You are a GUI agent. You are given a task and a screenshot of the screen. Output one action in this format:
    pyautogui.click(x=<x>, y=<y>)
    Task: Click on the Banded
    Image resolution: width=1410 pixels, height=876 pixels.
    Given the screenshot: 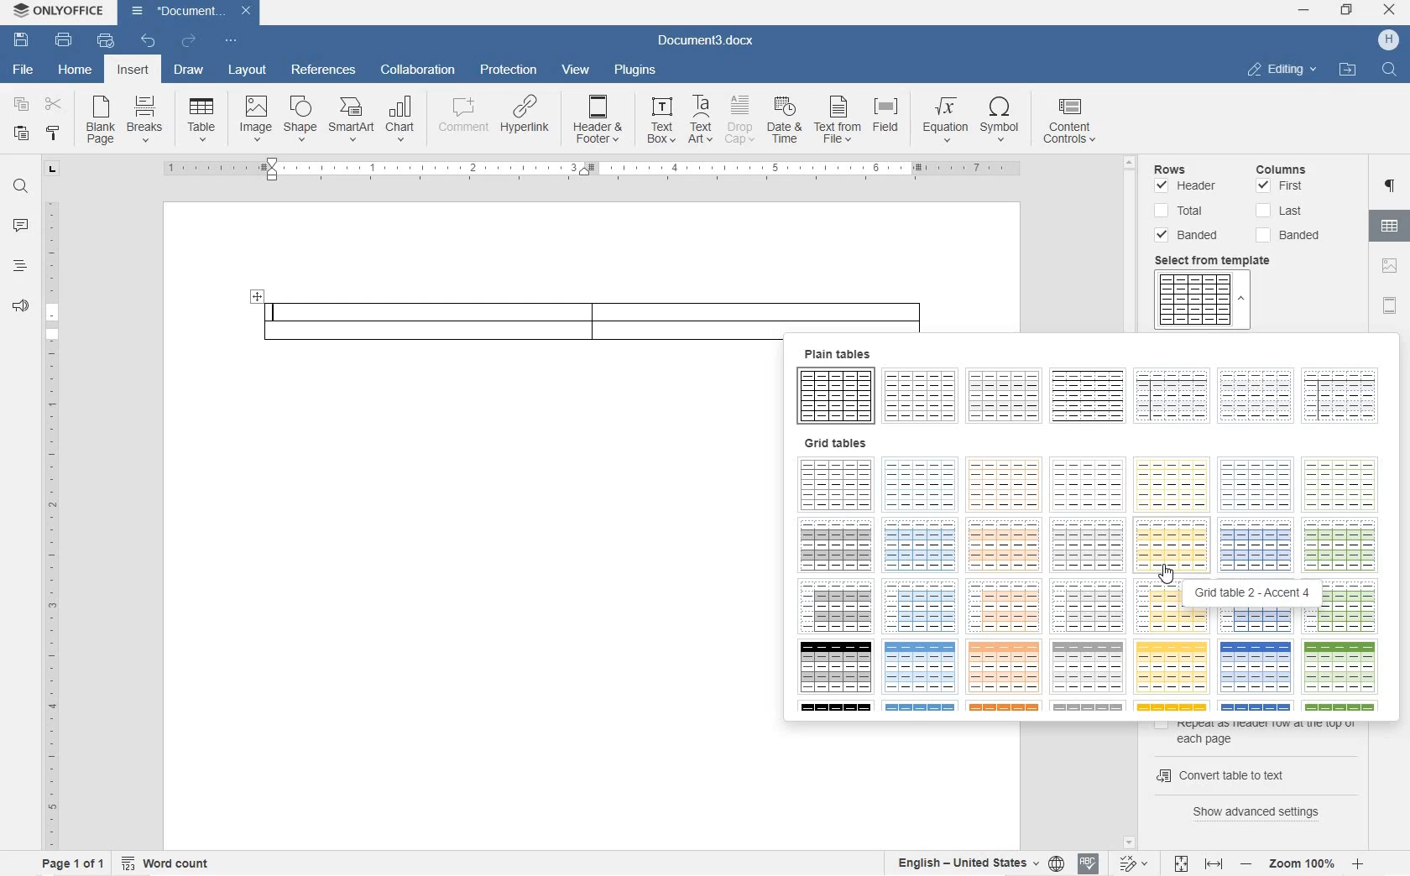 What is the action you would take?
    pyautogui.click(x=1293, y=235)
    